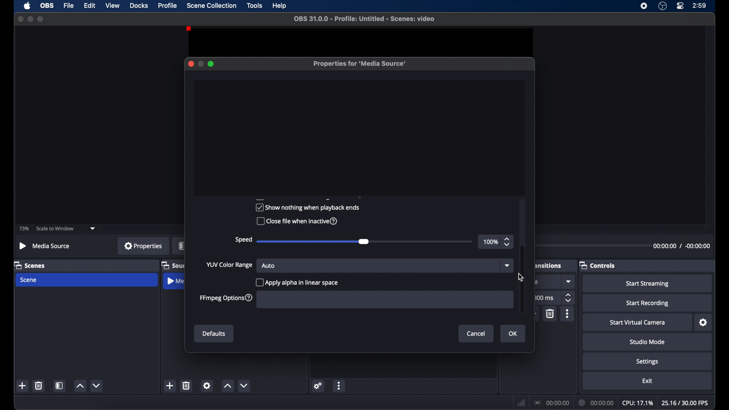 Image resolution: width=729 pixels, height=410 pixels. What do you see at coordinates (644, 6) in the screenshot?
I see `screen recorder icon` at bounding box center [644, 6].